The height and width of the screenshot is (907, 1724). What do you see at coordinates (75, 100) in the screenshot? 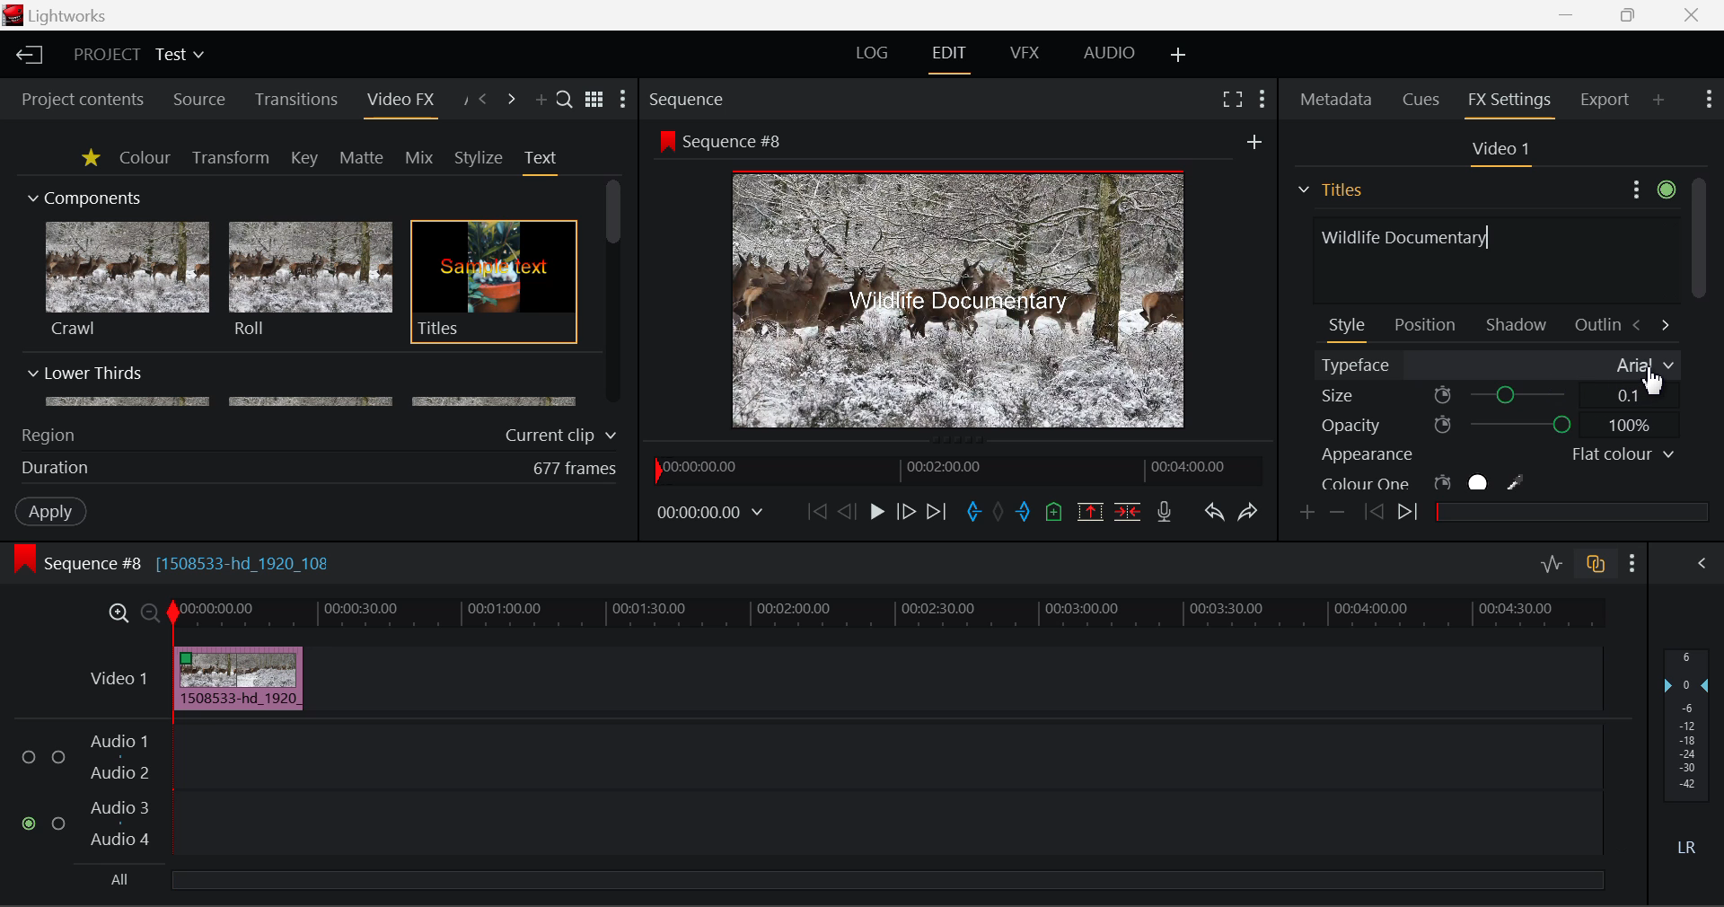
I see `Project contents` at bounding box center [75, 100].